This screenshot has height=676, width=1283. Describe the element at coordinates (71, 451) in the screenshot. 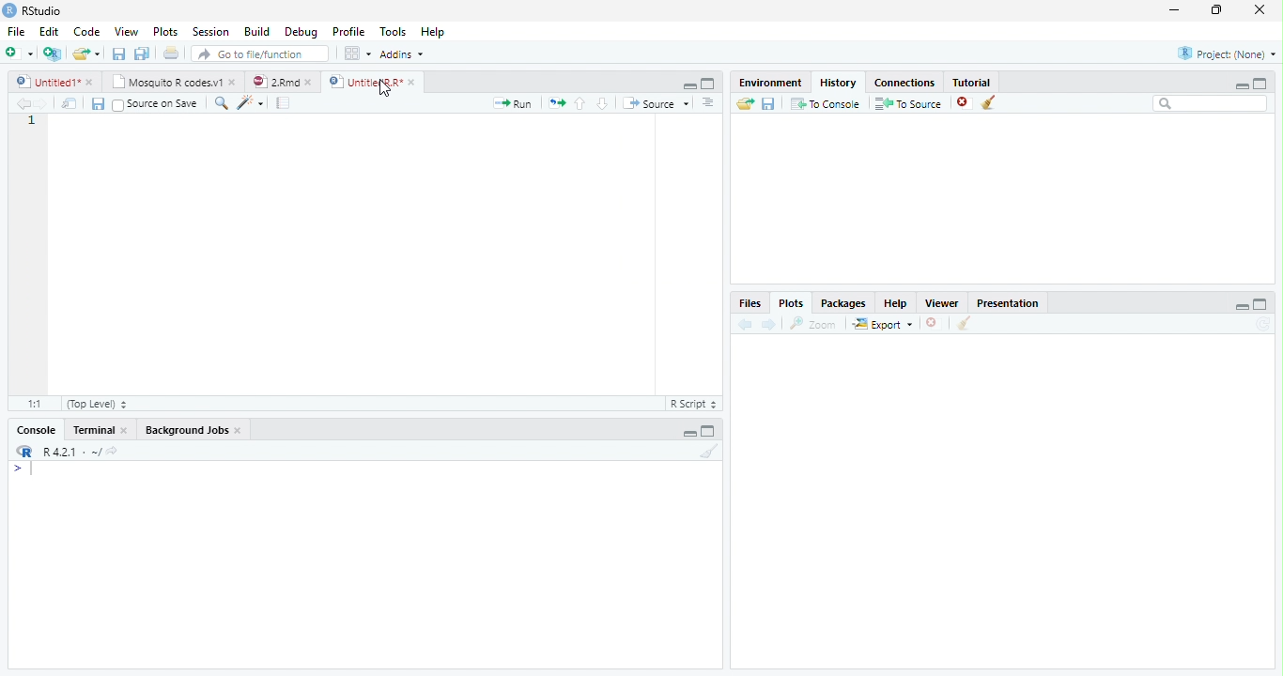

I see `R 4.2.1 . ~/` at that location.